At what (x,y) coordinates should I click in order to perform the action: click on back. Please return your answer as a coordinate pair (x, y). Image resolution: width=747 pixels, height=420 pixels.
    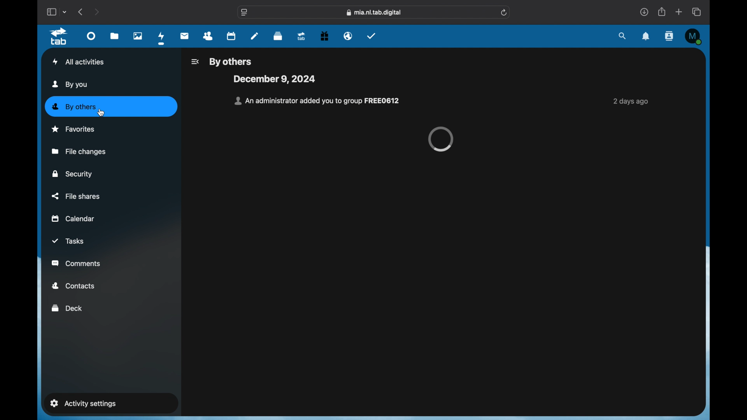
    Looking at the image, I should click on (81, 12).